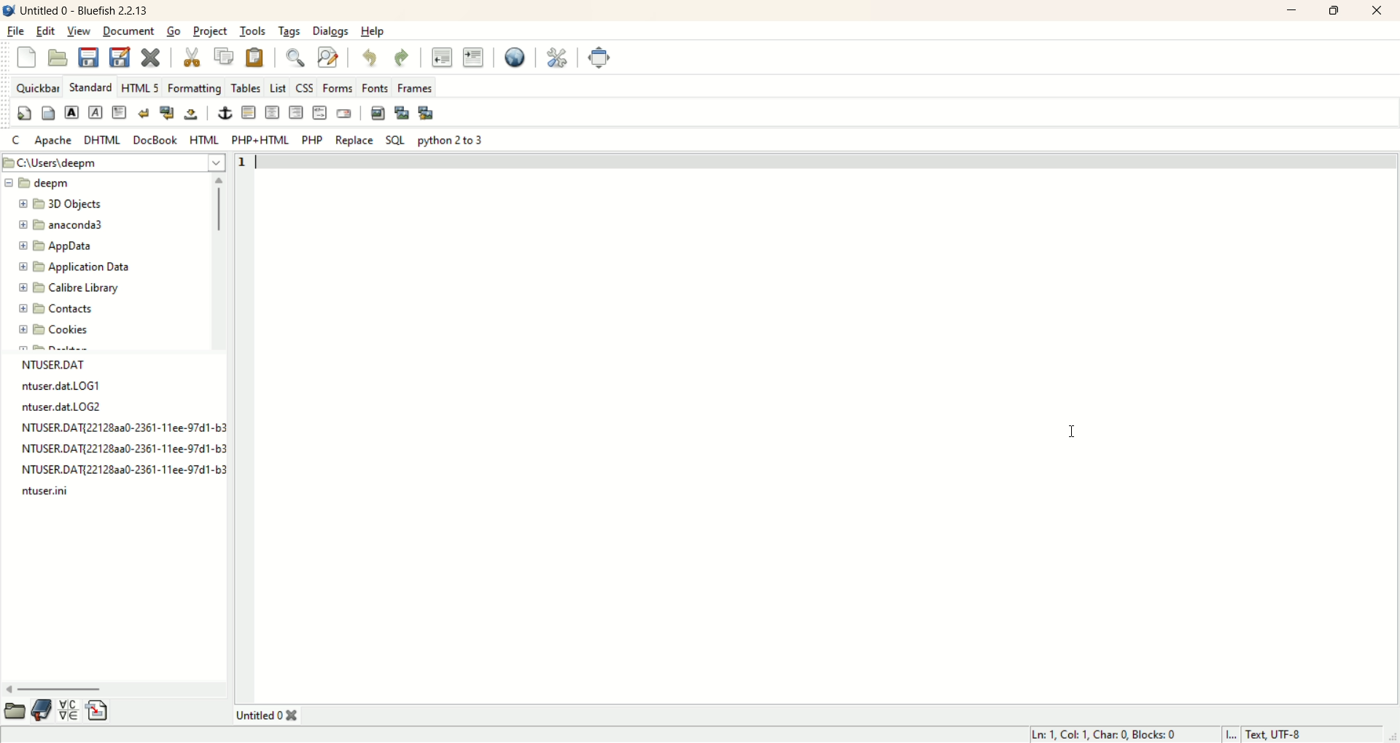 The height and width of the screenshot is (743, 1400). Describe the element at coordinates (328, 30) in the screenshot. I see `dialogs` at that location.